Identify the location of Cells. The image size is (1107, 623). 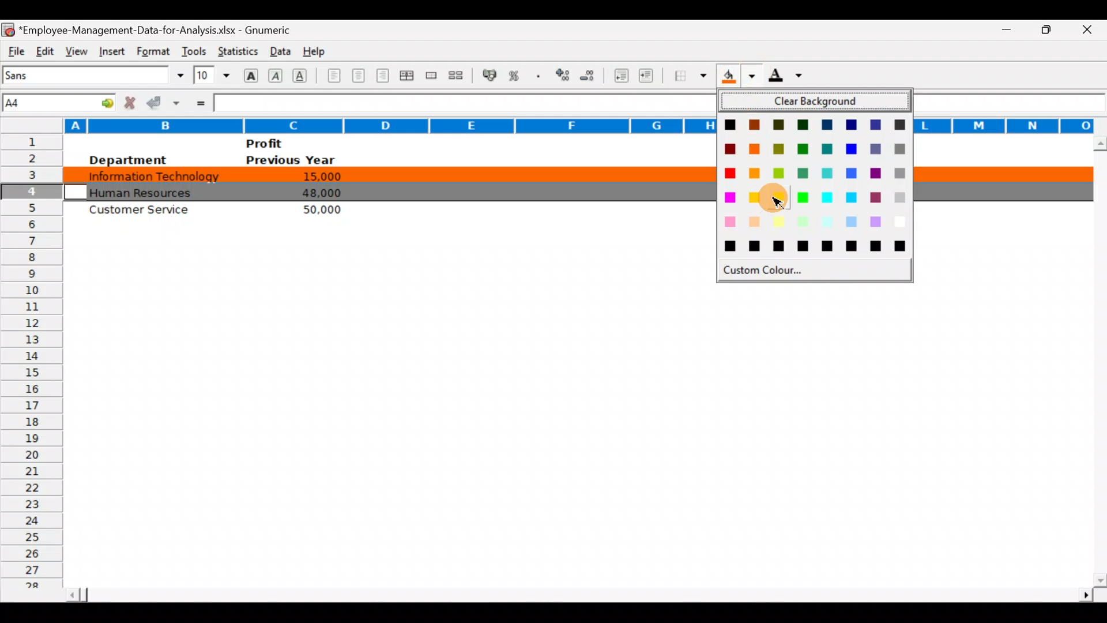
(574, 431).